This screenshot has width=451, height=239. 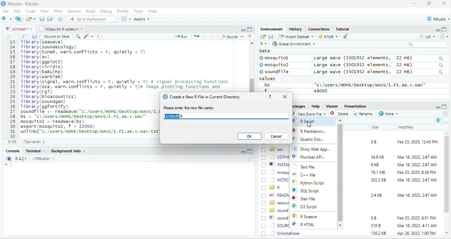 What do you see at coordinates (126, 19) in the screenshot?
I see `view` at bounding box center [126, 19].